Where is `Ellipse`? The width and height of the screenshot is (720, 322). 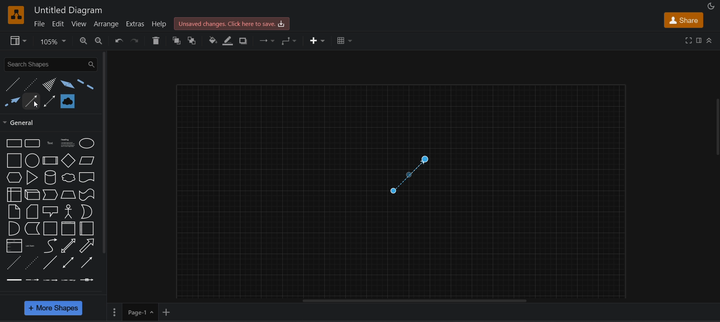 Ellipse is located at coordinates (87, 144).